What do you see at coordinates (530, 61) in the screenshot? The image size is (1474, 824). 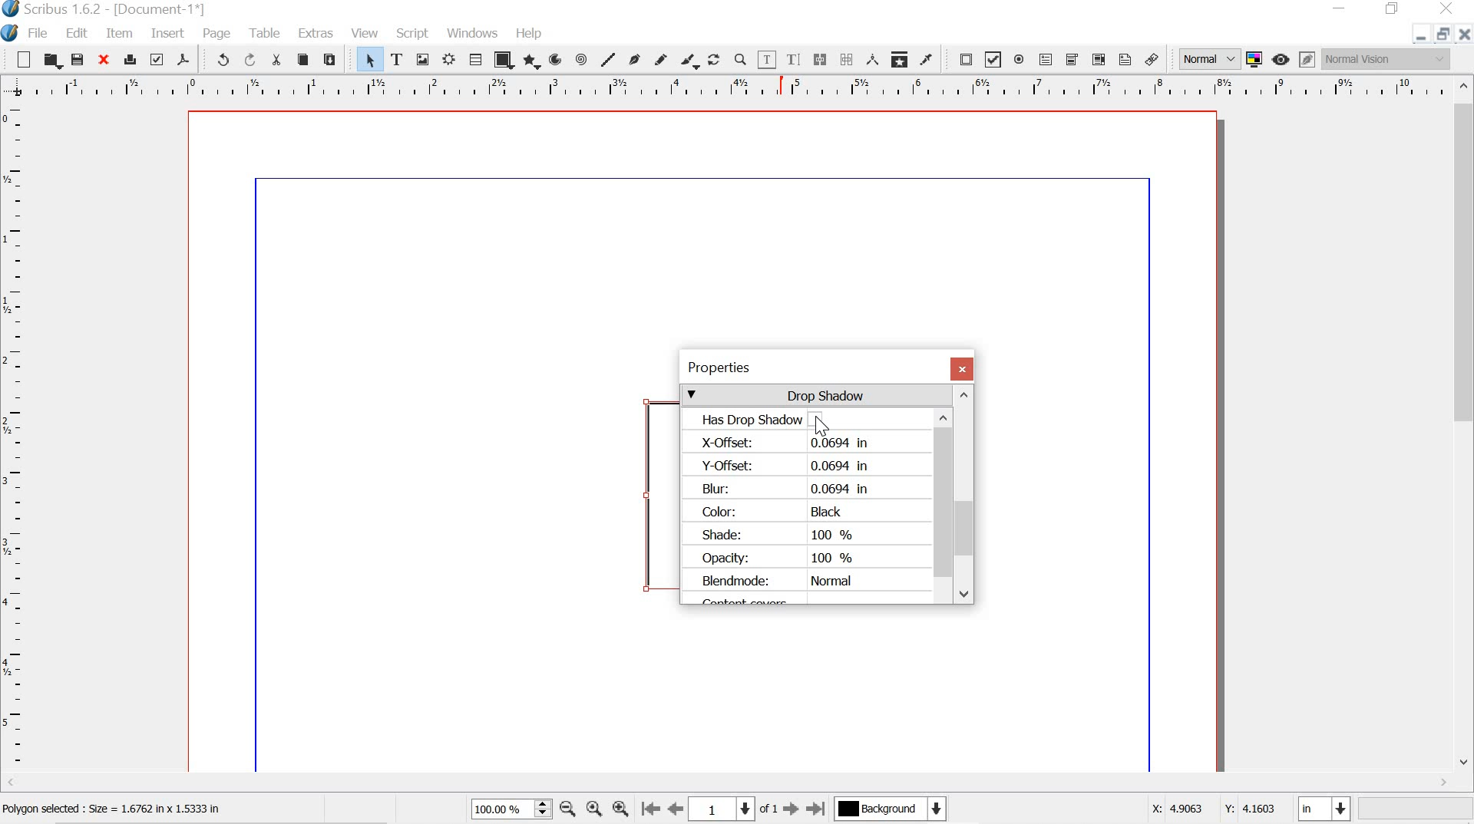 I see `polygon` at bounding box center [530, 61].